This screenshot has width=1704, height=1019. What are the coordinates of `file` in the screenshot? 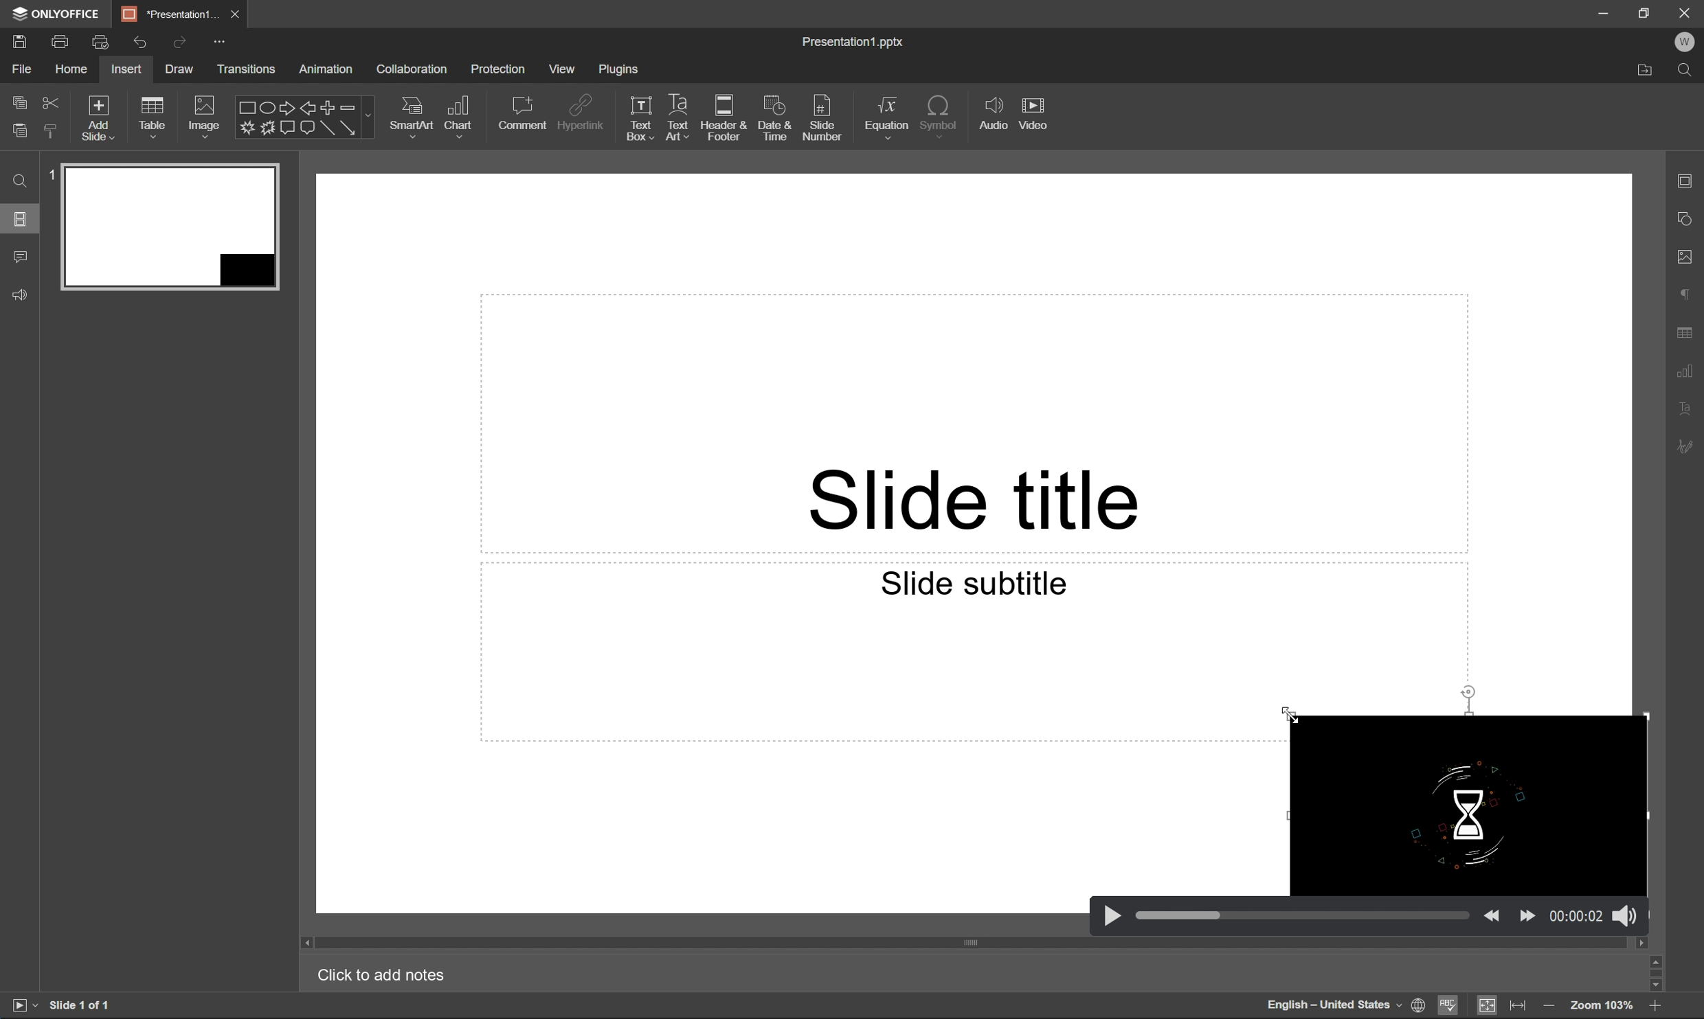 It's located at (19, 67).